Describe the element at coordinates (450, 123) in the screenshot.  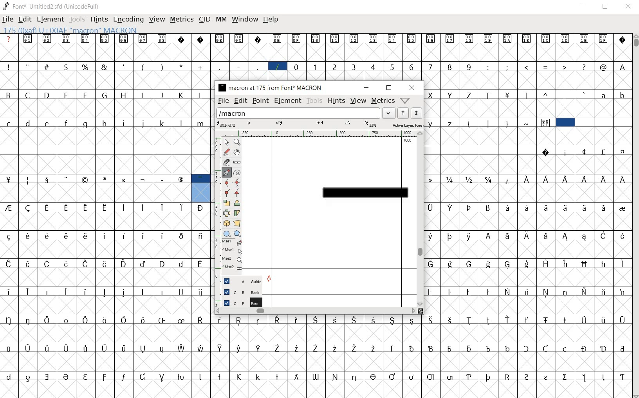
I see `z` at that location.